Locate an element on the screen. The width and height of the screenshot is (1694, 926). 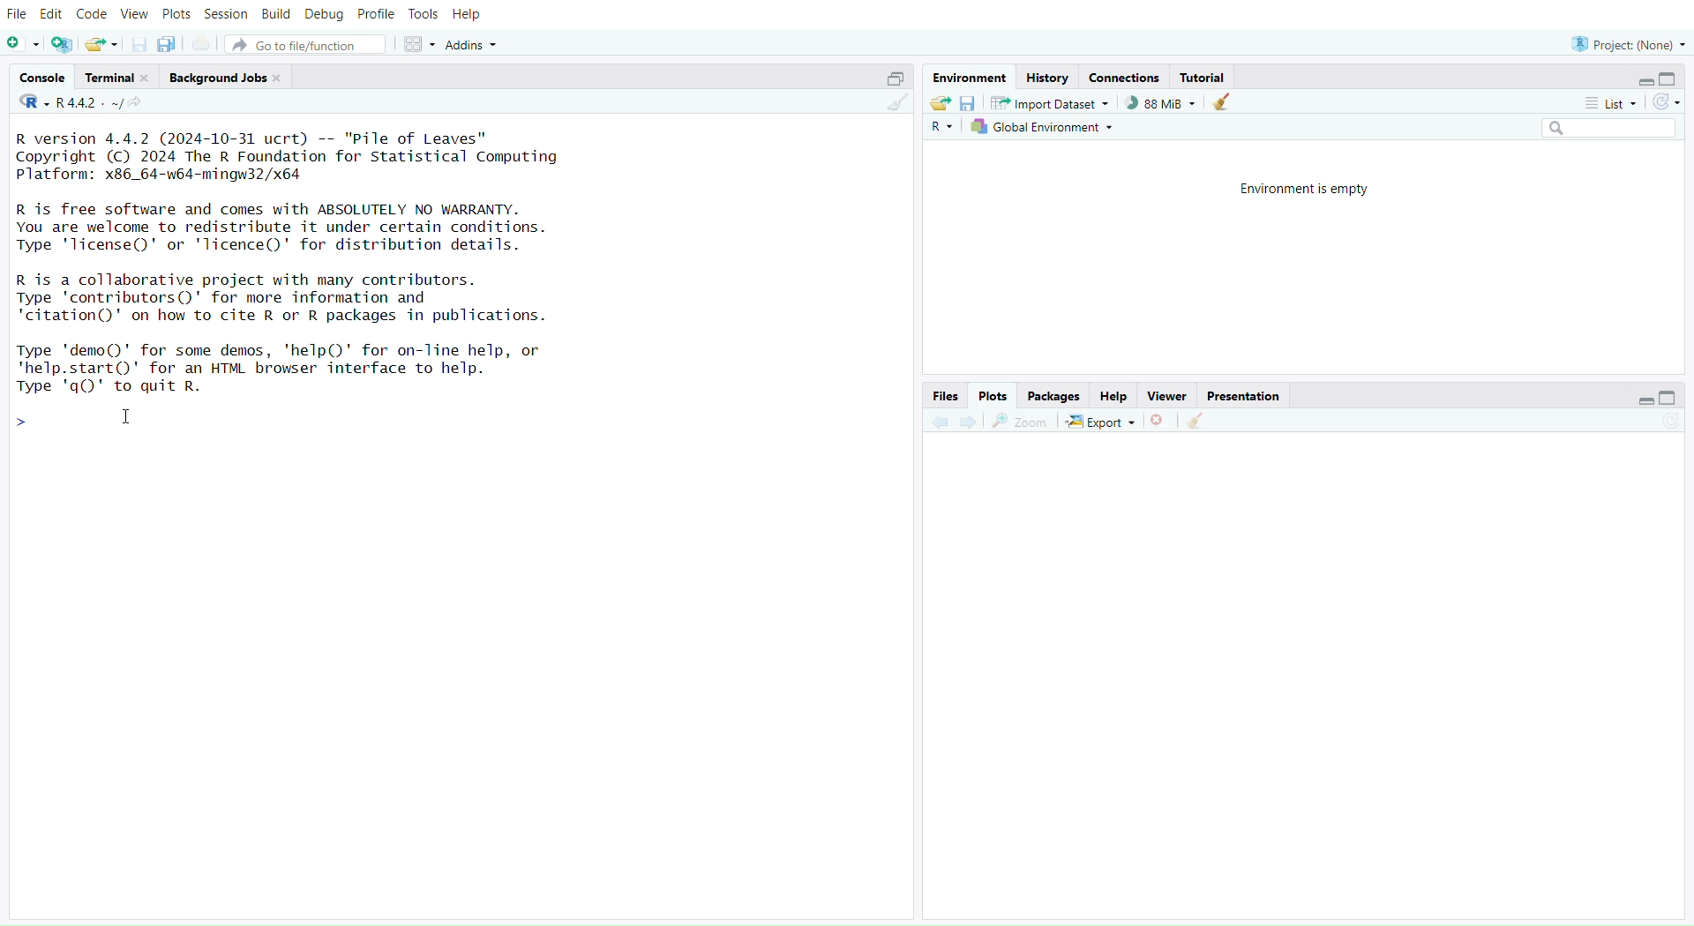
environment is located at coordinates (966, 78).